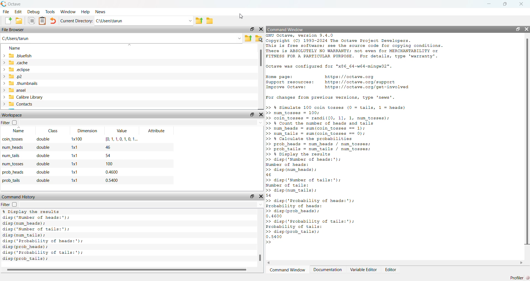 Image resolution: width=530 pixels, height=281 pixels. Describe the element at coordinates (528, 142) in the screenshot. I see `scroll bar` at that location.